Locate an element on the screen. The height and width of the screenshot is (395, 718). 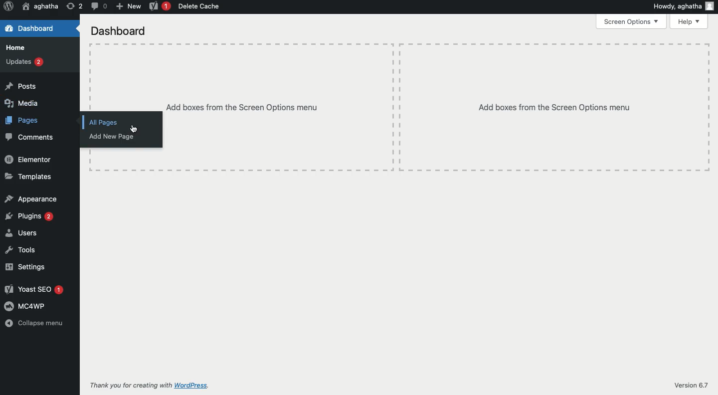
Yoast is located at coordinates (34, 290).